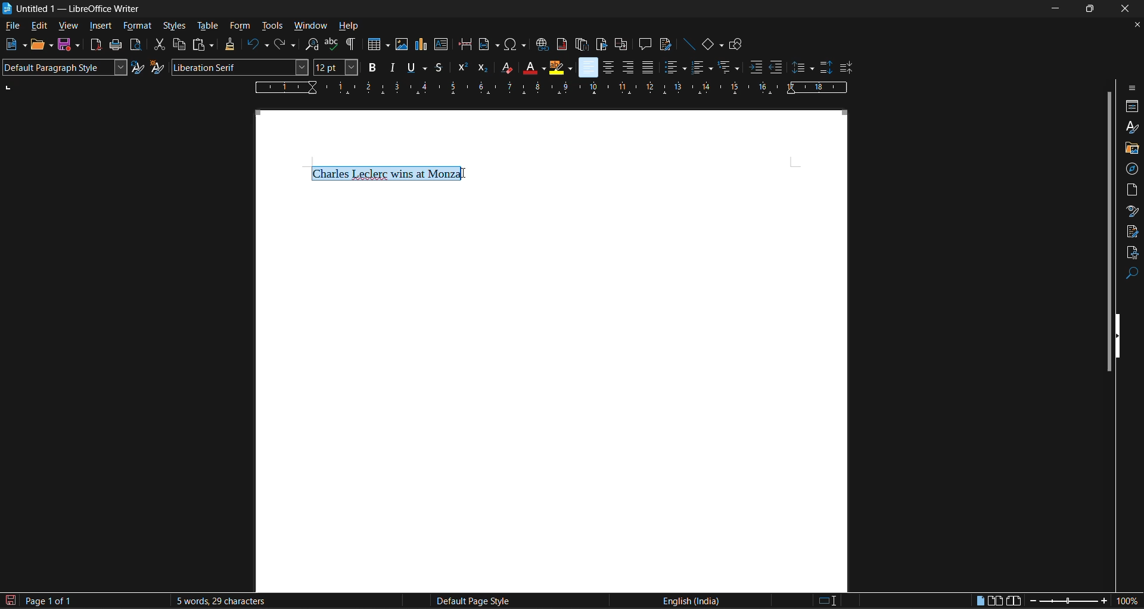 The height and width of the screenshot is (609, 1144). Describe the element at coordinates (41, 46) in the screenshot. I see `open` at that location.